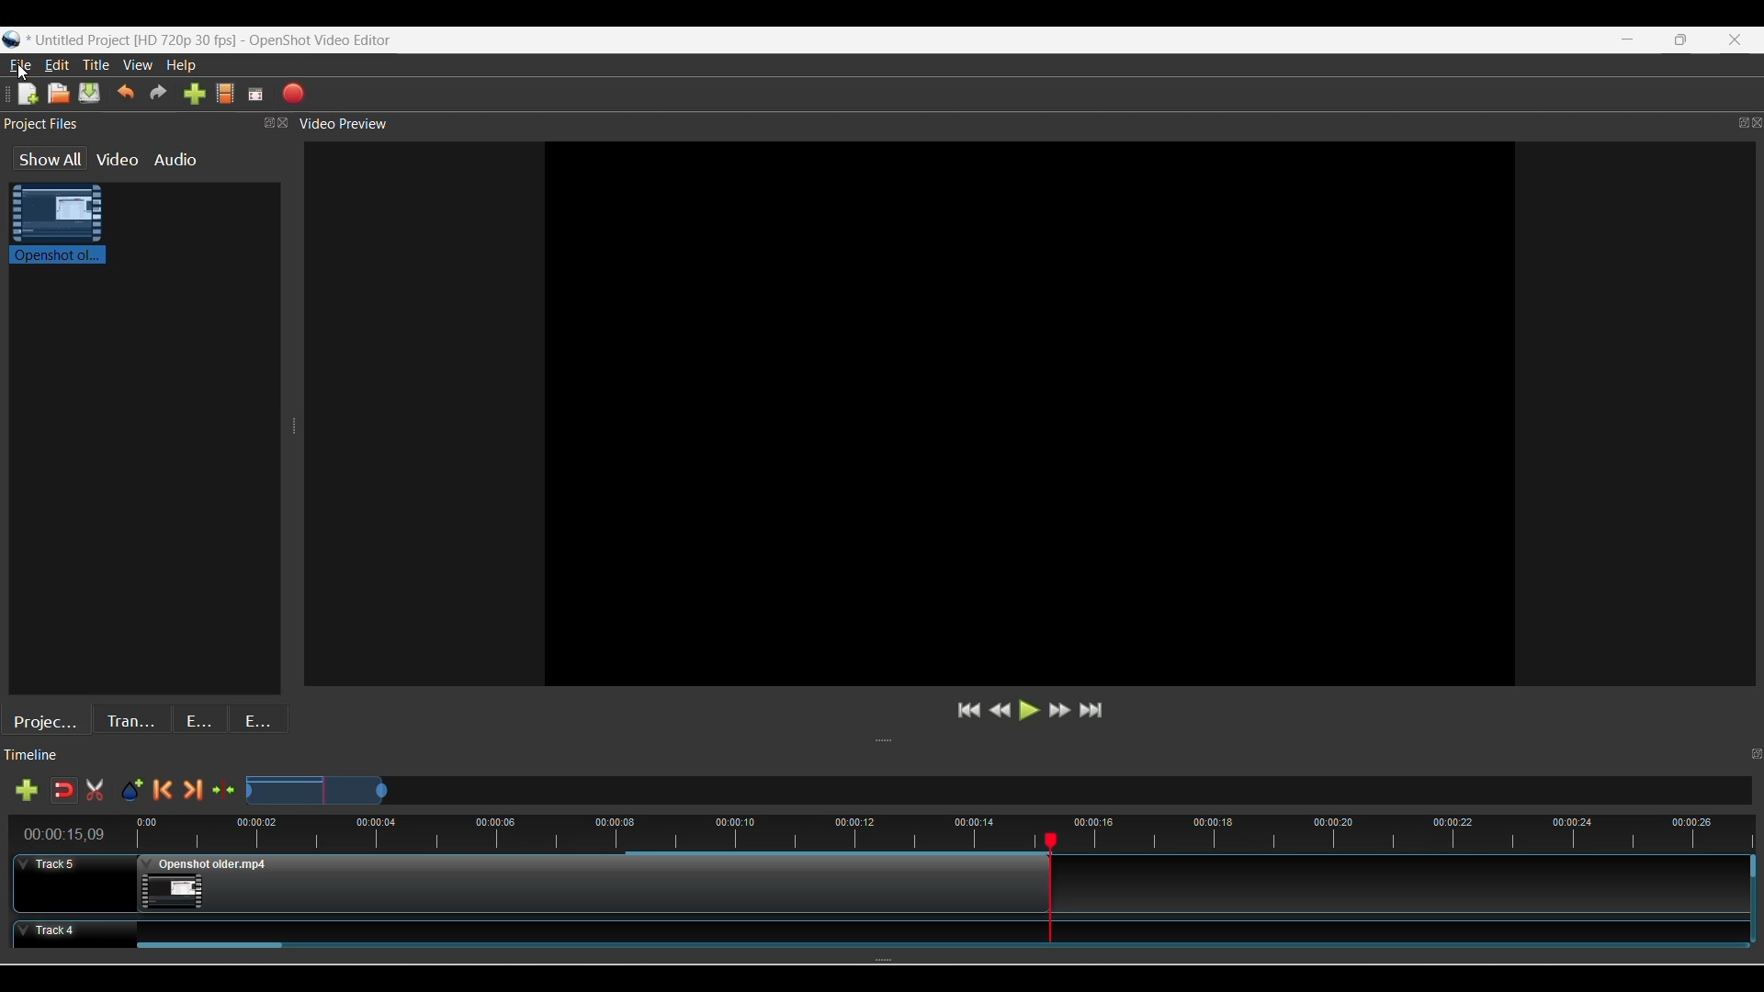 The image size is (1764, 992). Describe the element at coordinates (1091, 710) in the screenshot. I see `Jump to end` at that location.